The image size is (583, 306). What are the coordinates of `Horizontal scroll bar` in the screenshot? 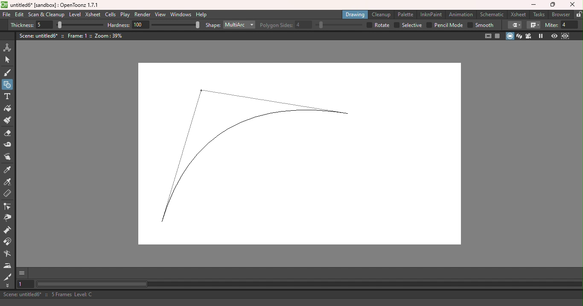 It's located at (309, 284).